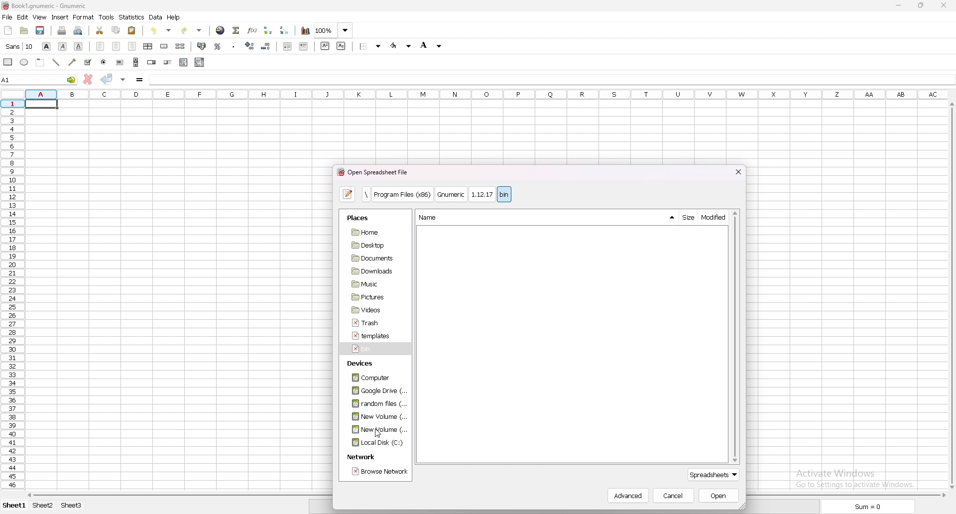 Image resolution: width=956 pixels, height=514 pixels. I want to click on pictures, so click(372, 297).